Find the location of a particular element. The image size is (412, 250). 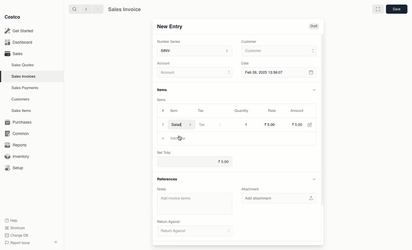

Add row is located at coordinates (179, 138).